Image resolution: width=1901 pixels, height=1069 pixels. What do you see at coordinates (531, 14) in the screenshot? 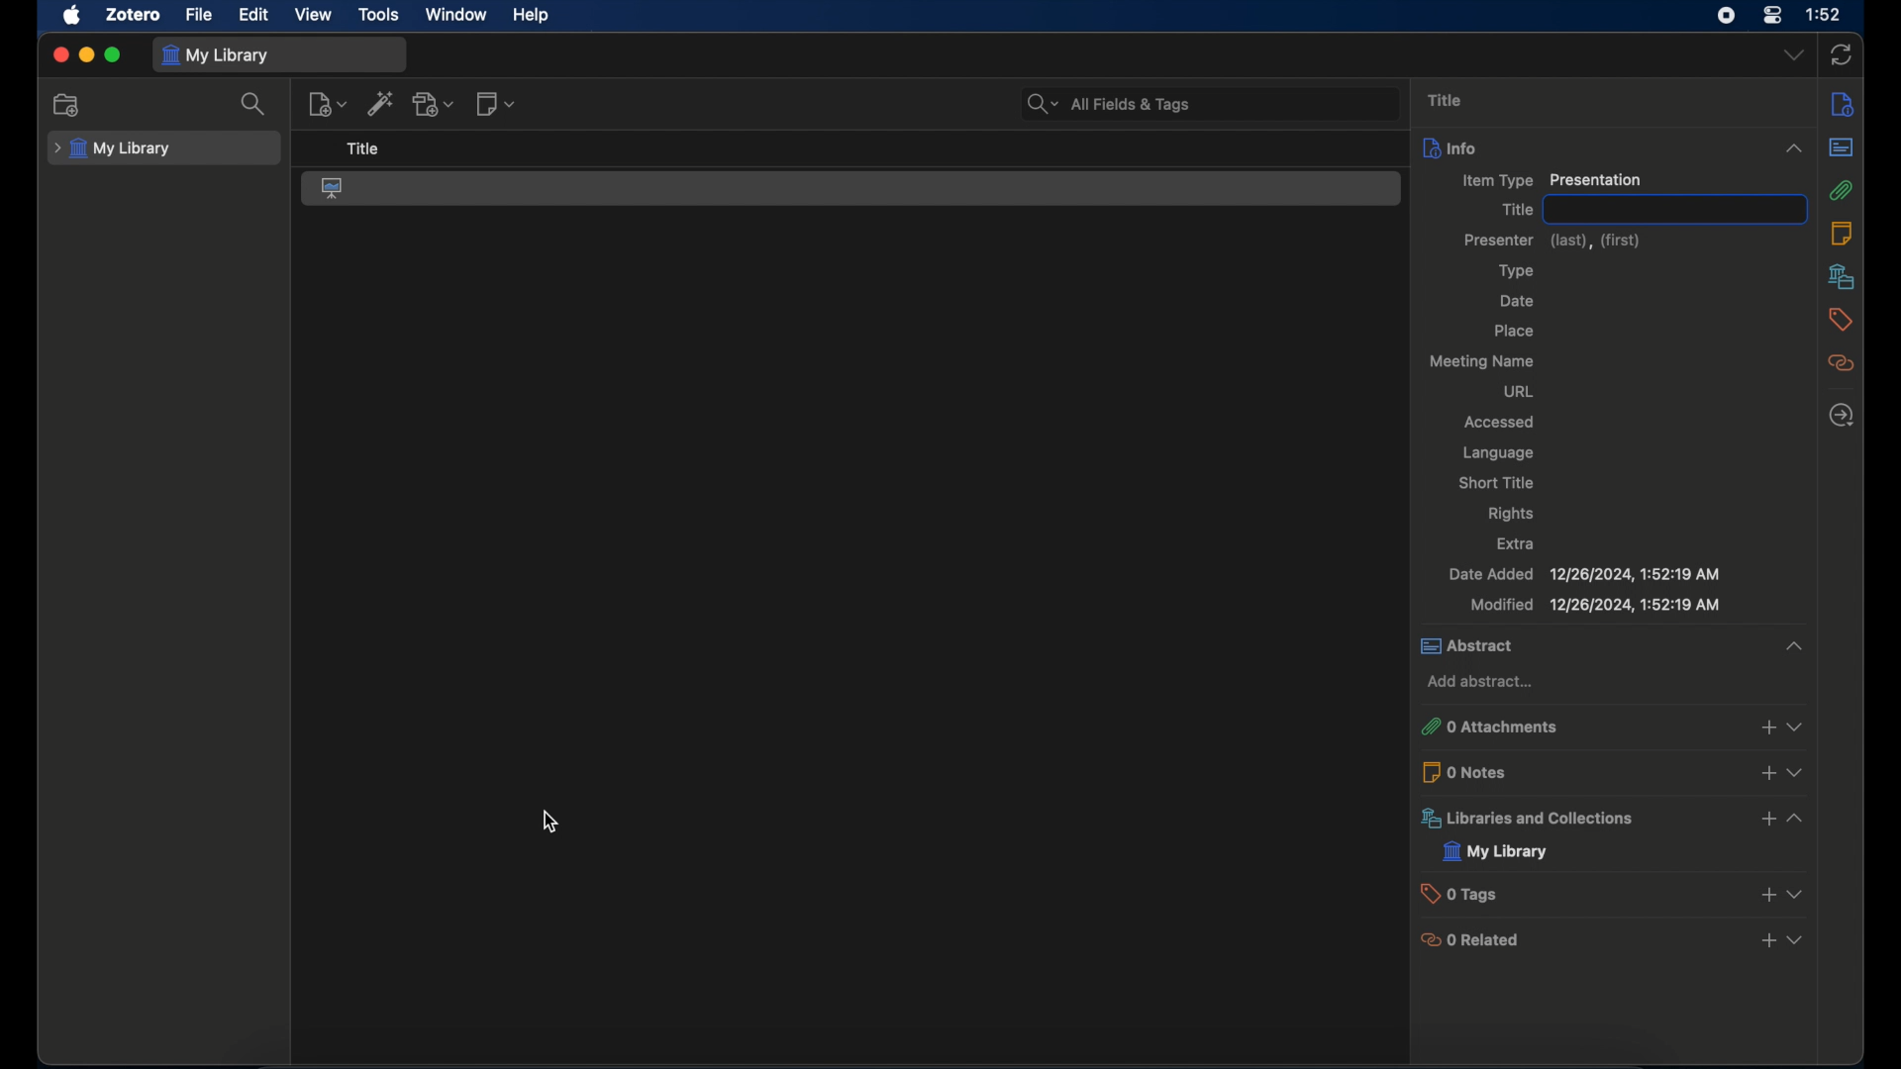
I see `help` at bounding box center [531, 14].